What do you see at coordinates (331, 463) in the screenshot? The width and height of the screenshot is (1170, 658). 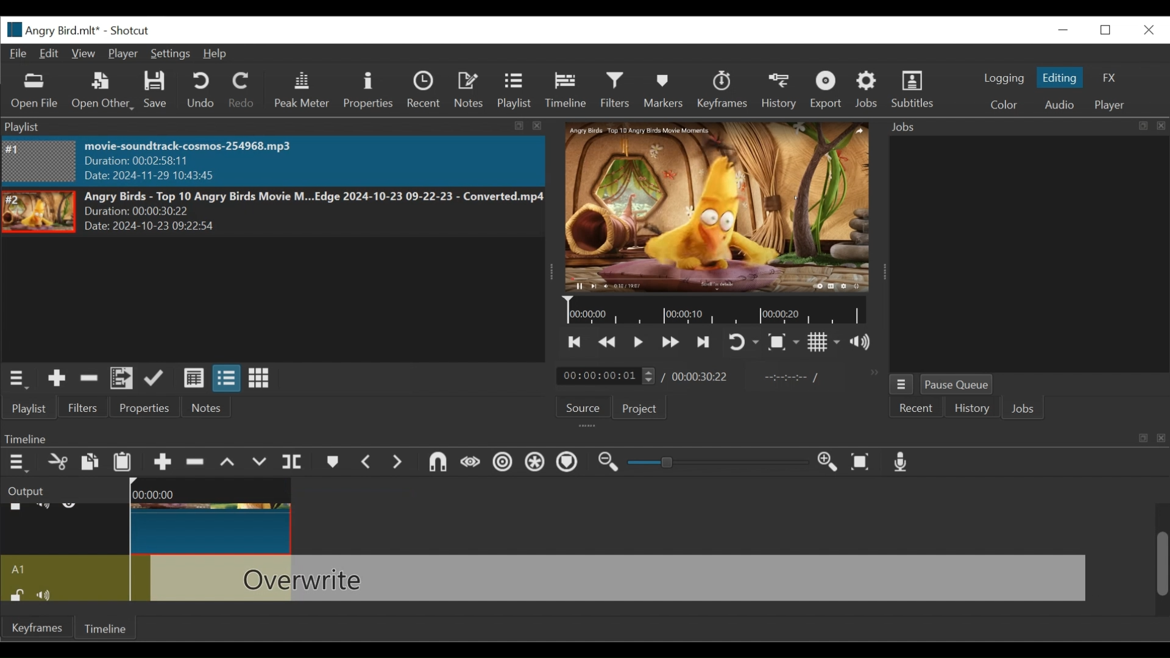 I see `Markers` at bounding box center [331, 463].